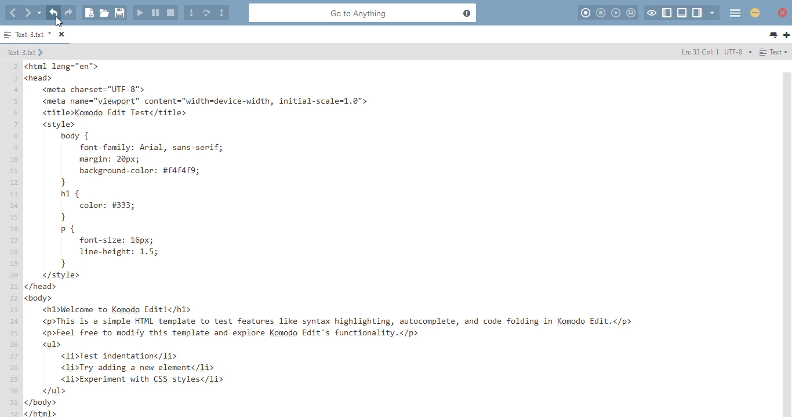  I want to click on minimize, so click(755, 13).